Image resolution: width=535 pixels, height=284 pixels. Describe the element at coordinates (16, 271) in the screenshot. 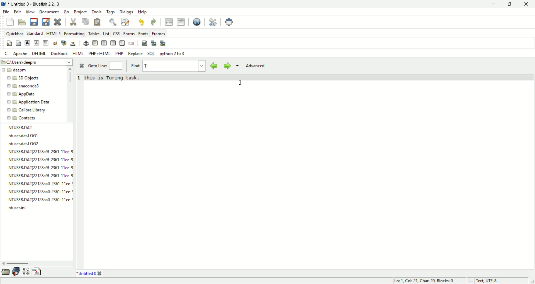

I see `bookmark` at that location.